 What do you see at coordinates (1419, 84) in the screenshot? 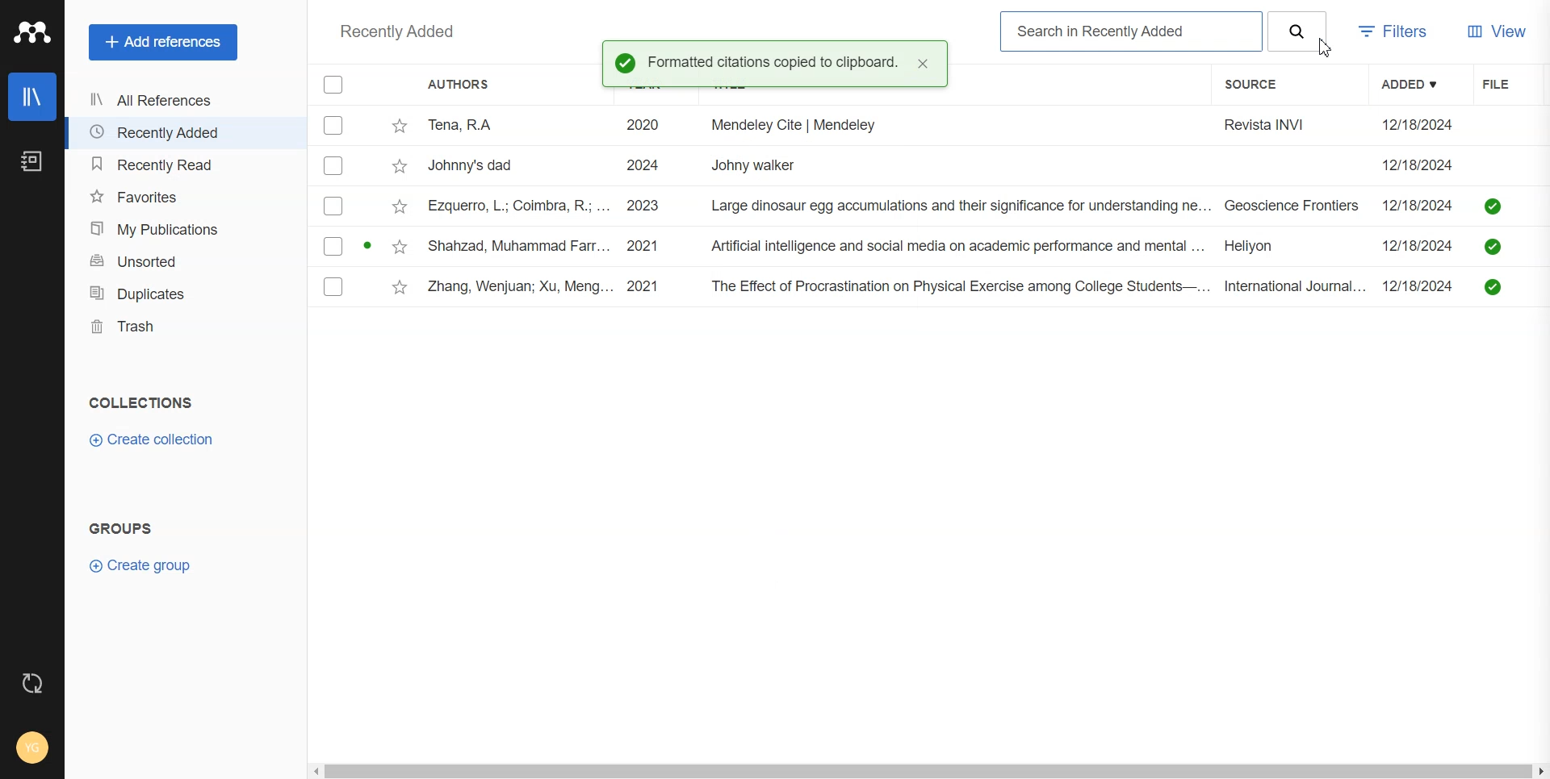
I see `Added` at bounding box center [1419, 84].